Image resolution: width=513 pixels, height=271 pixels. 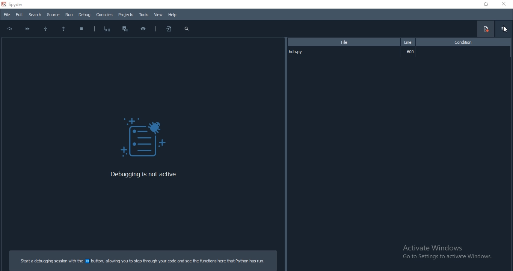 I want to click on Consoles, so click(x=104, y=14).